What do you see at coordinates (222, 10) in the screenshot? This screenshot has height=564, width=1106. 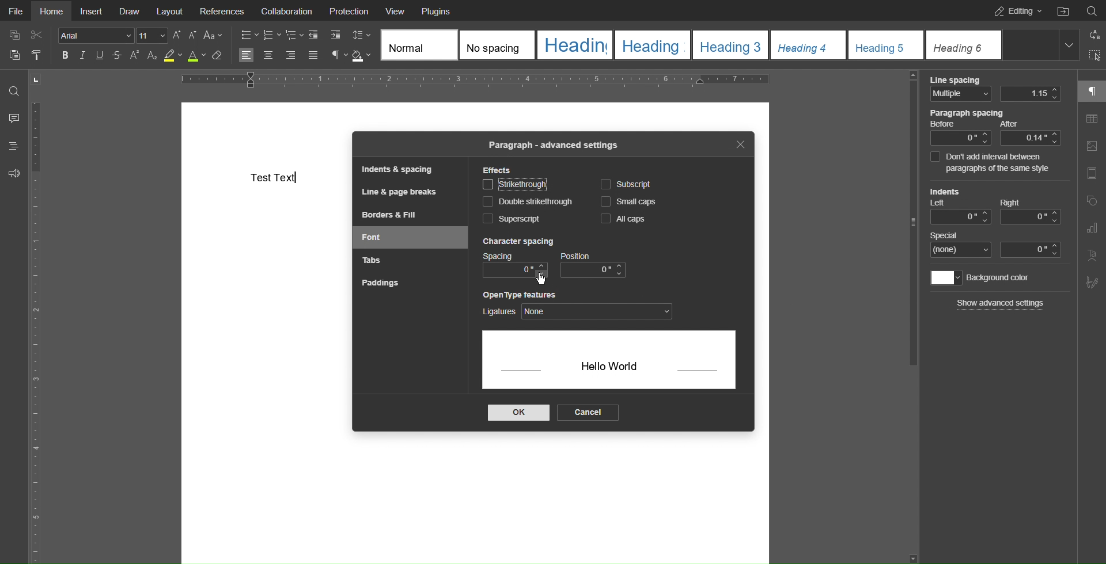 I see `References` at bounding box center [222, 10].